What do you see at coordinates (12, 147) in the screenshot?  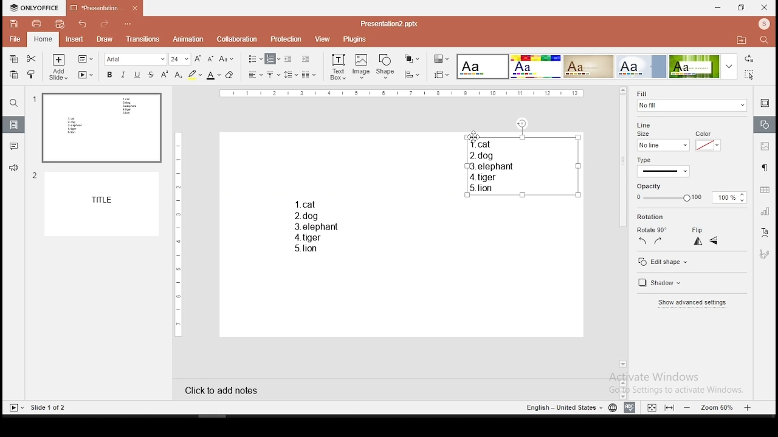 I see `comments` at bounding box center [12, 147].